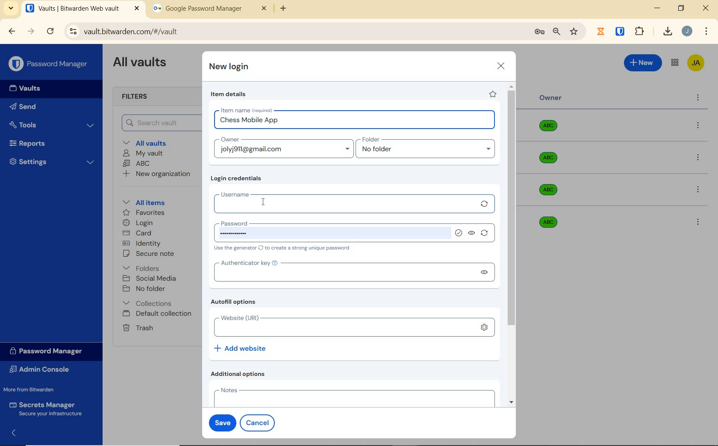 The height and width of the screenshot is (446, 718). Describe the element at coordinates (52, 125) in the screenshot. I see `Tools` at that location.